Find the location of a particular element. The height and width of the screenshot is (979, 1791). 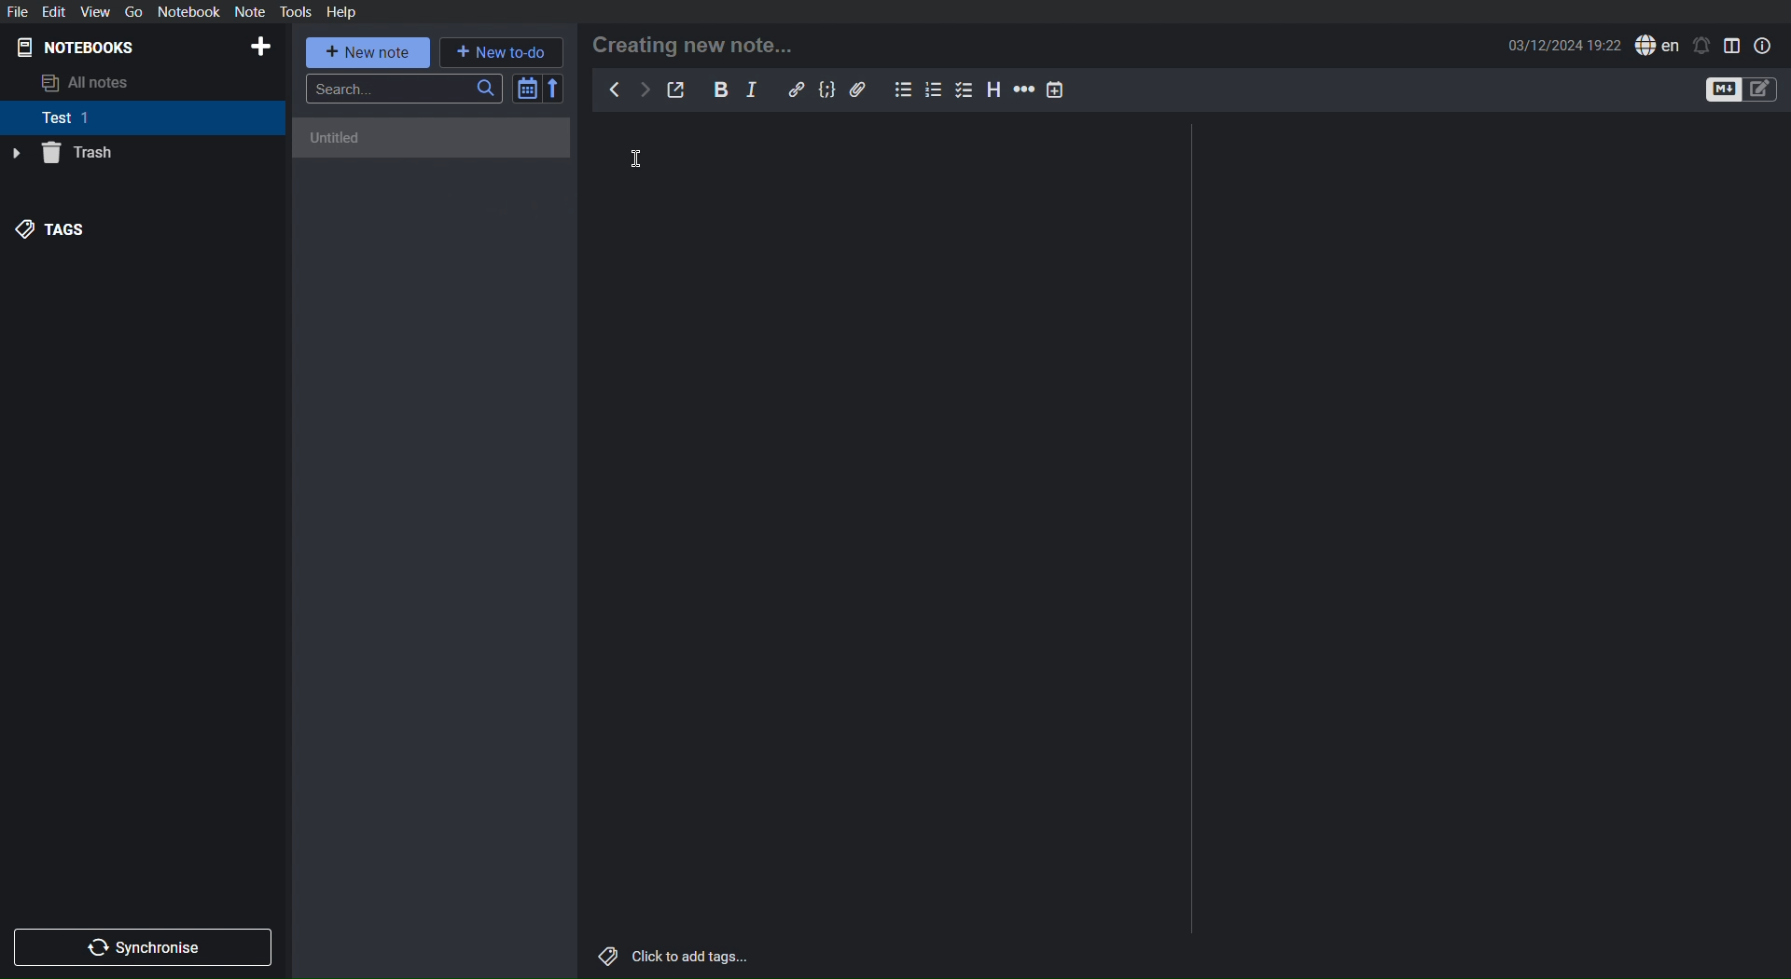

Toggle Editor View is located at coordinates (1732, 47).